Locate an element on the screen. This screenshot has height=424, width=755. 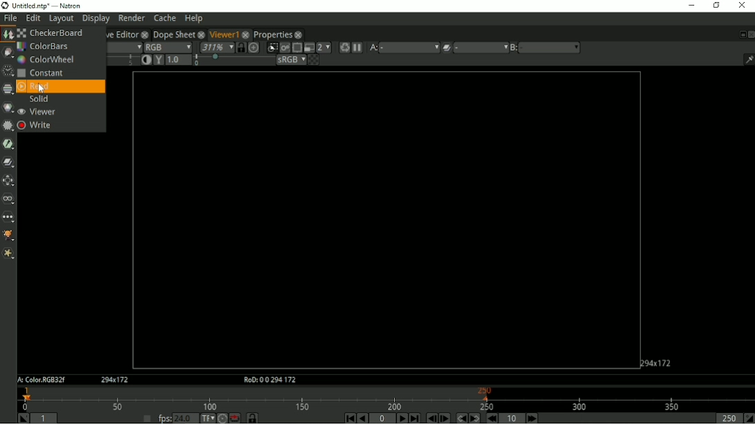
title is located at coordinates (70, 5).